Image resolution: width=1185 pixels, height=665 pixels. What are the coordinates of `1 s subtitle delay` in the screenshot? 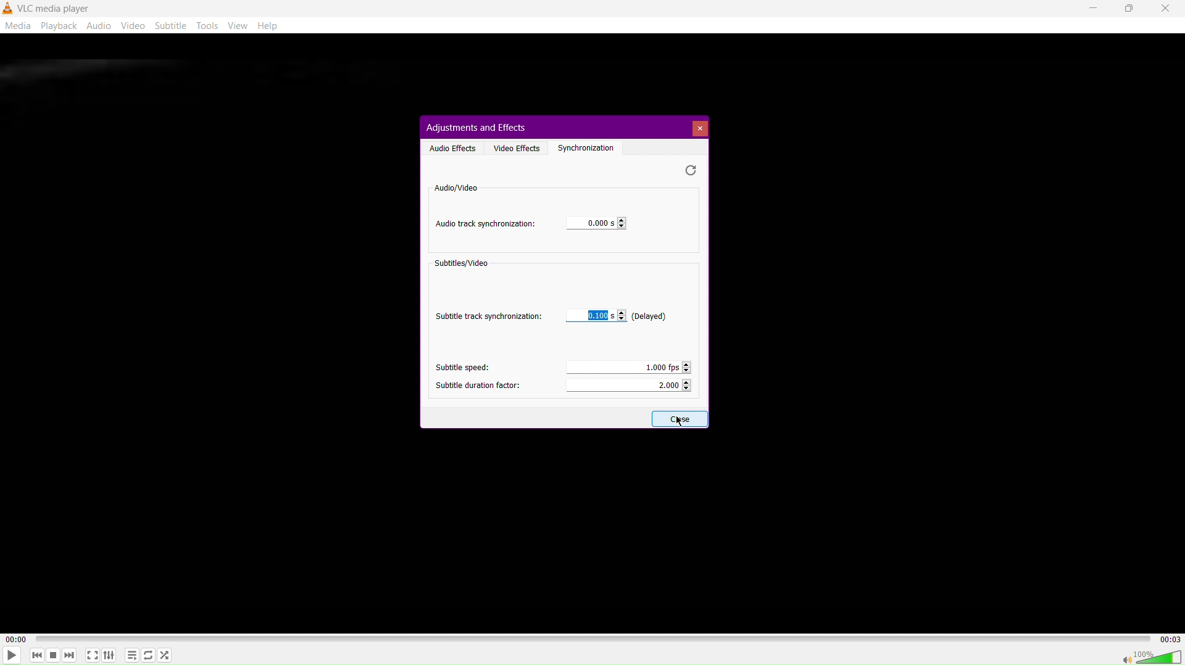 It's located at (617, 316).